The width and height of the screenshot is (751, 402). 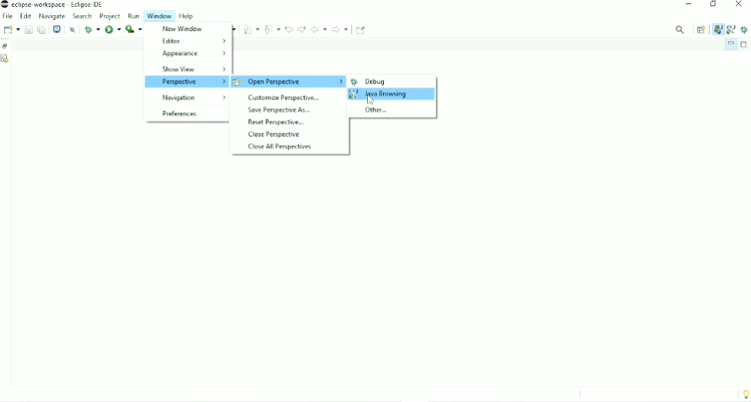 What do you see at coordinates (193, 54) in the screenshot?
I see `Appearance` at bounding box center [193, 54].